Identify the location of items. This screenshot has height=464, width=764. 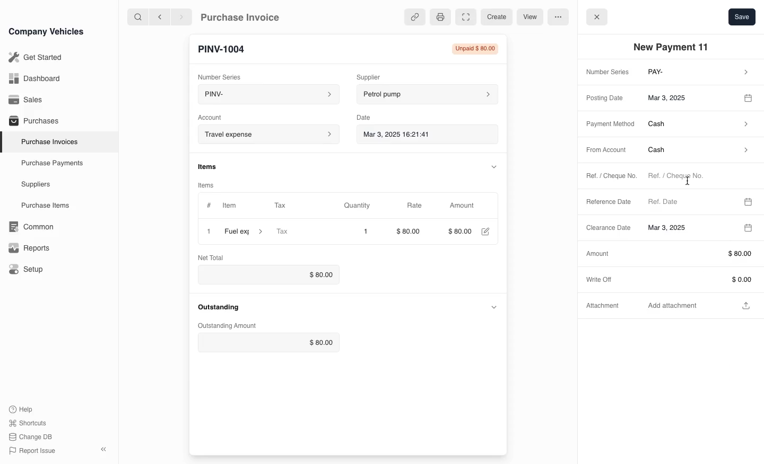
(213, 166).